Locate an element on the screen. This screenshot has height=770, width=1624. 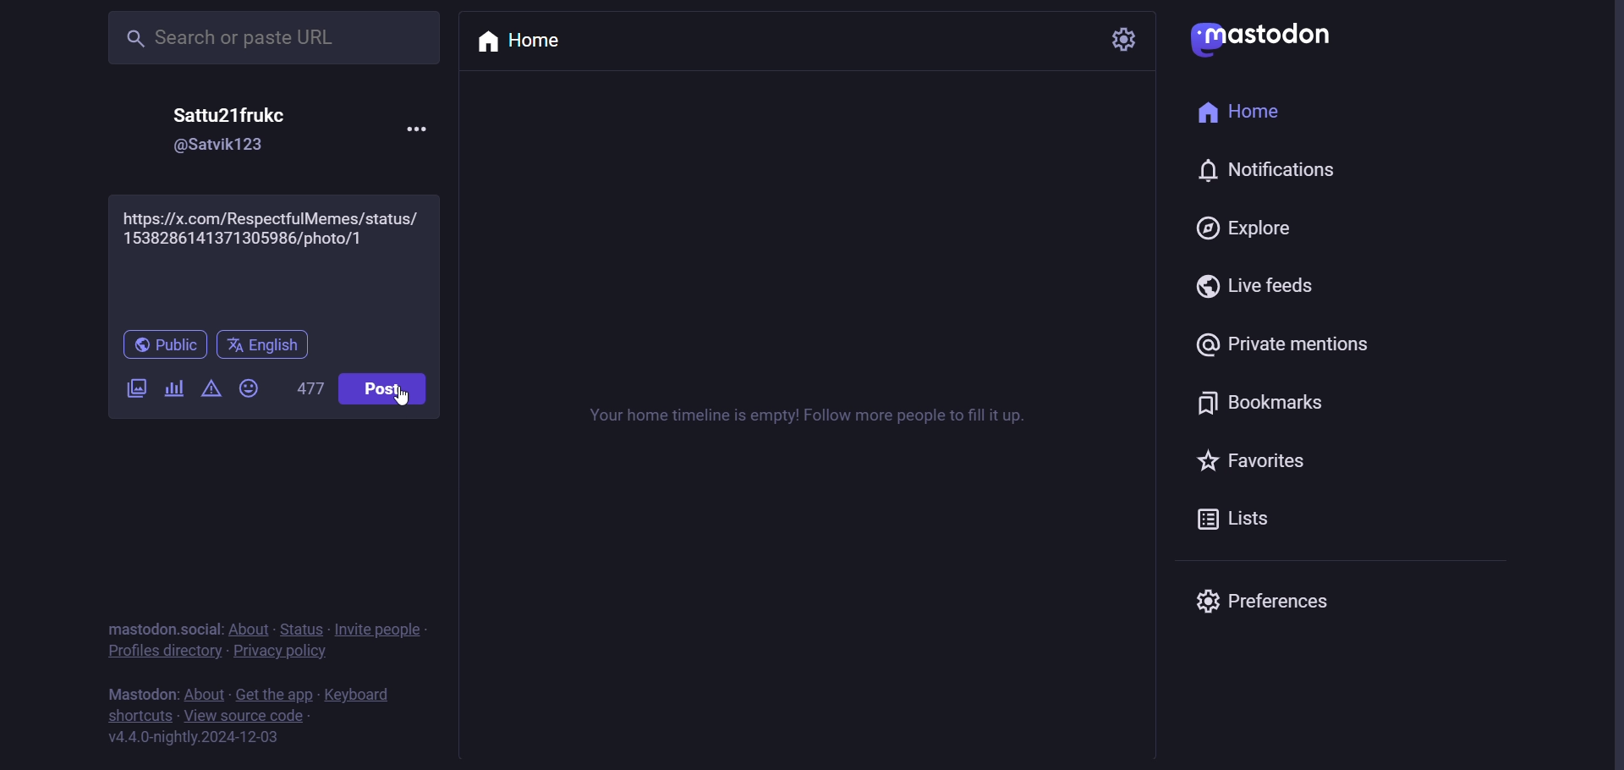
explore is located at coordinates (1239, 230).